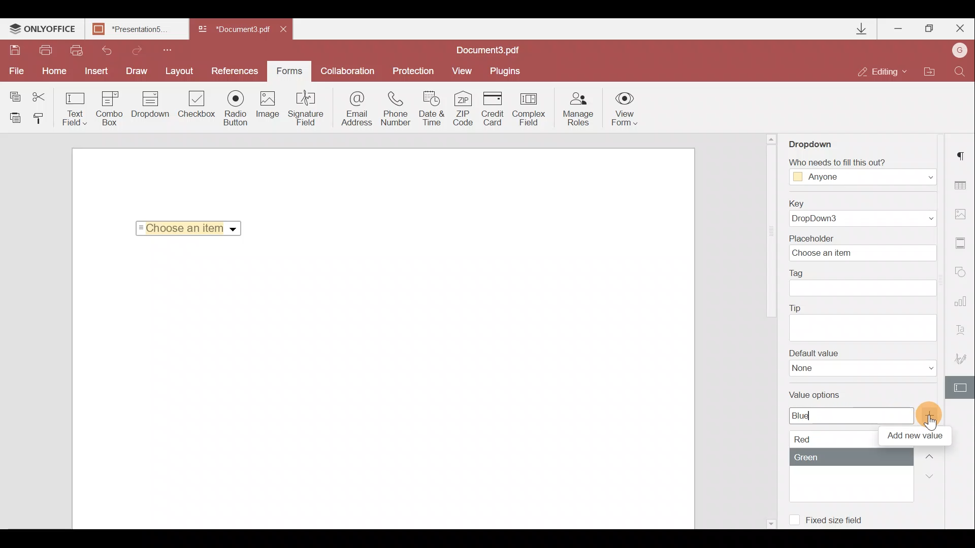  What do you see at coordinates (289, 71) in the screenshot?
I see `Forms` at bounding box center [289, 71].